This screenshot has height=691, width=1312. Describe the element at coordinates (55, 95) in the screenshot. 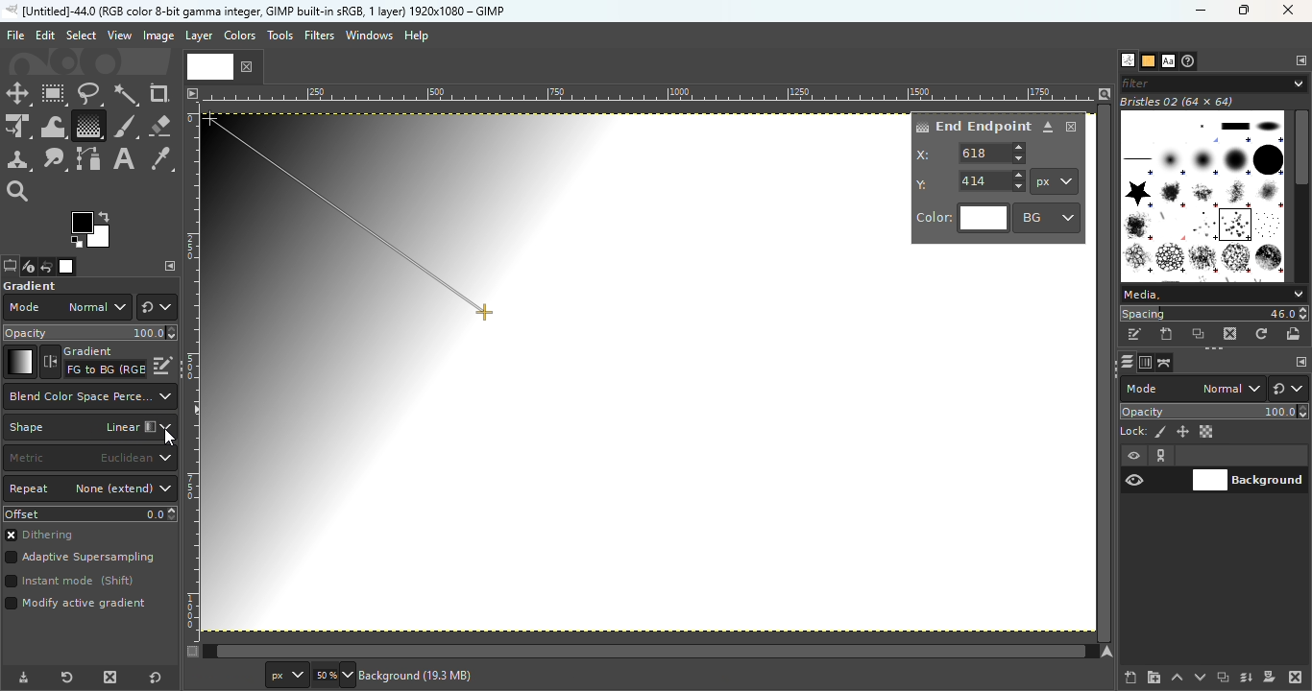

I see `Rectangle select tool` at that location.